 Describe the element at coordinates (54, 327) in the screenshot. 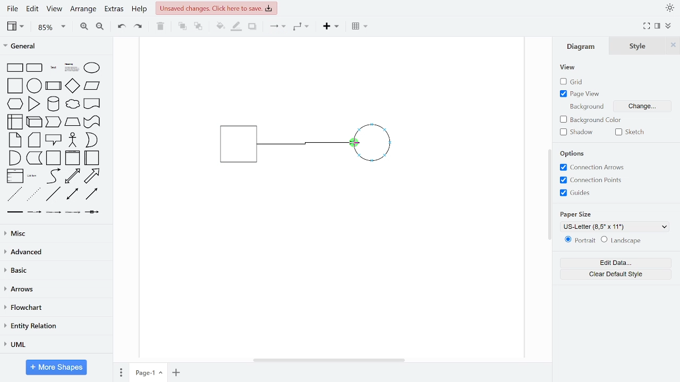

I see `entity relation` at that location.